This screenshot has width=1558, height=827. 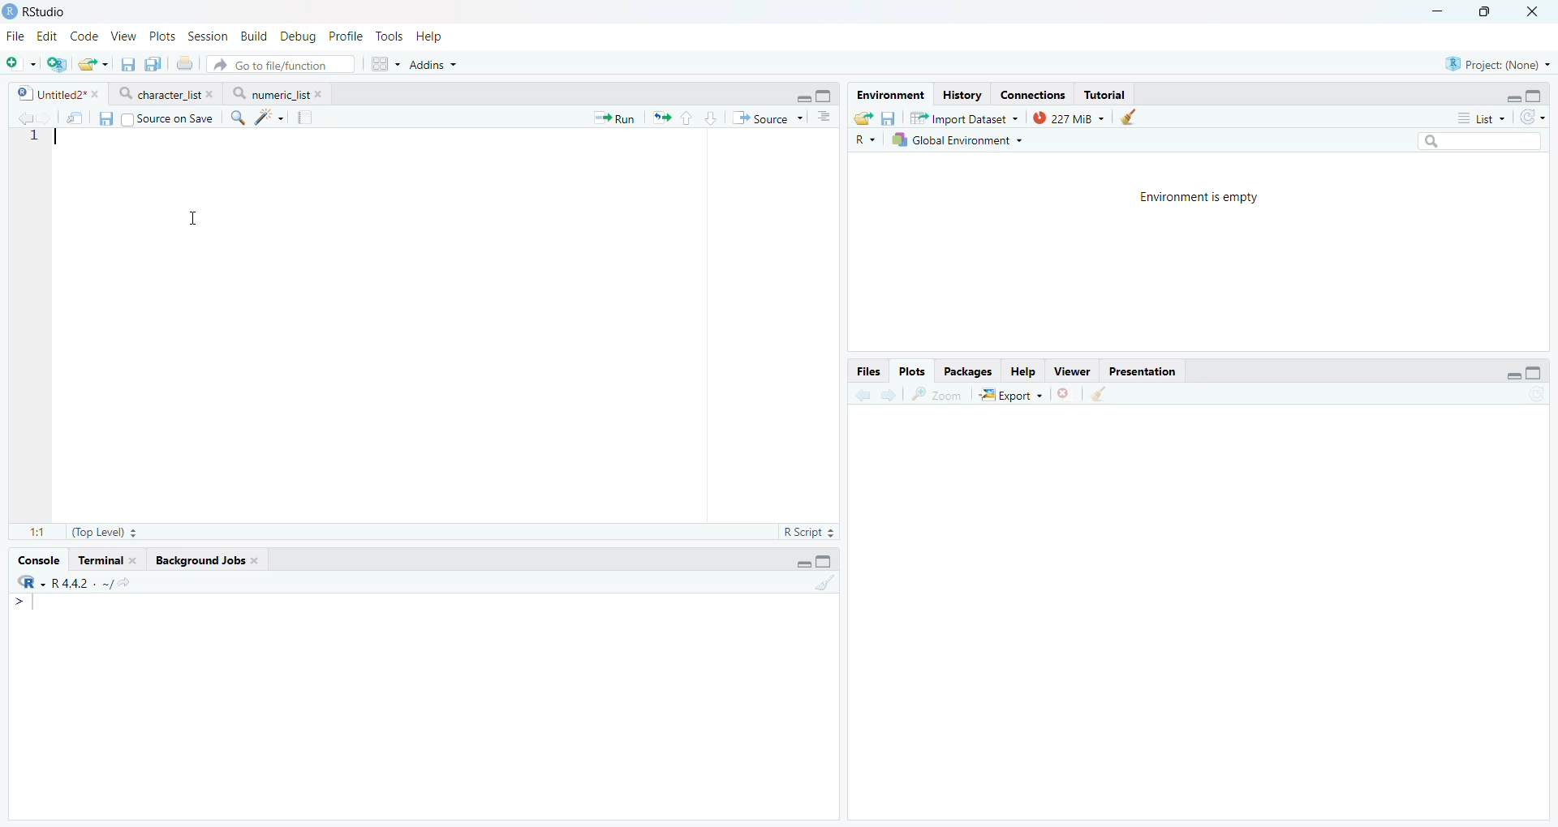 What do you see at coordinates (37, 559) in the screenshot?
I see `Console` at bounding box center [37, 559].